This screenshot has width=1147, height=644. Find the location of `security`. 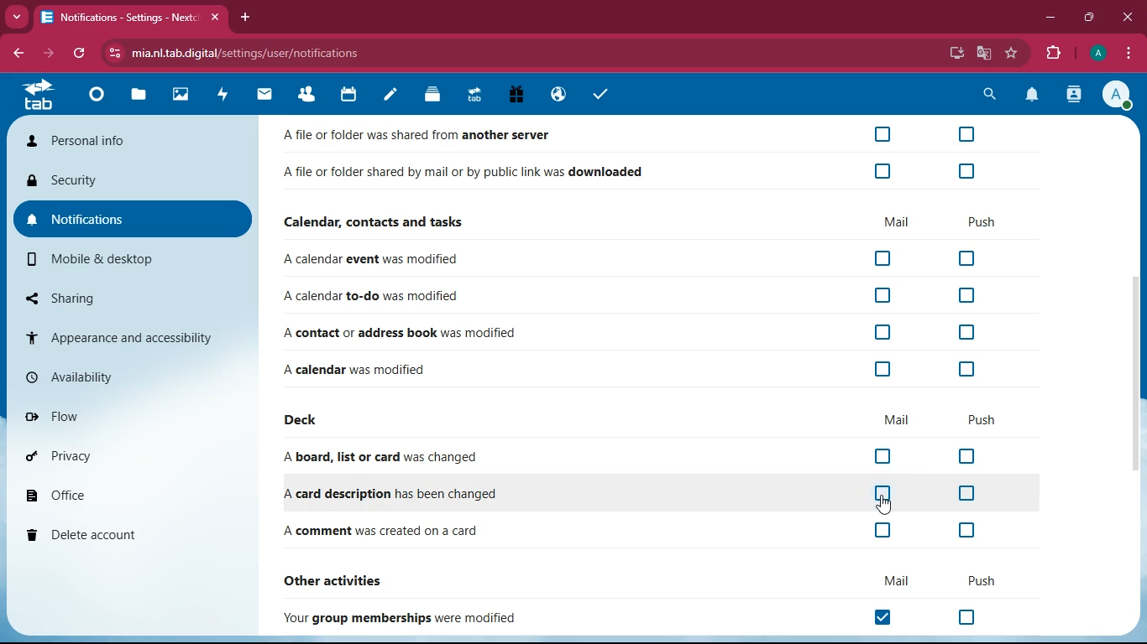

security is located at coordinates (134, 184).